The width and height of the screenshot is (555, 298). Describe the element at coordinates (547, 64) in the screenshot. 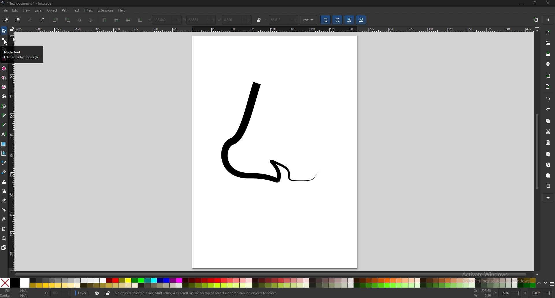

I see `print` at that location.